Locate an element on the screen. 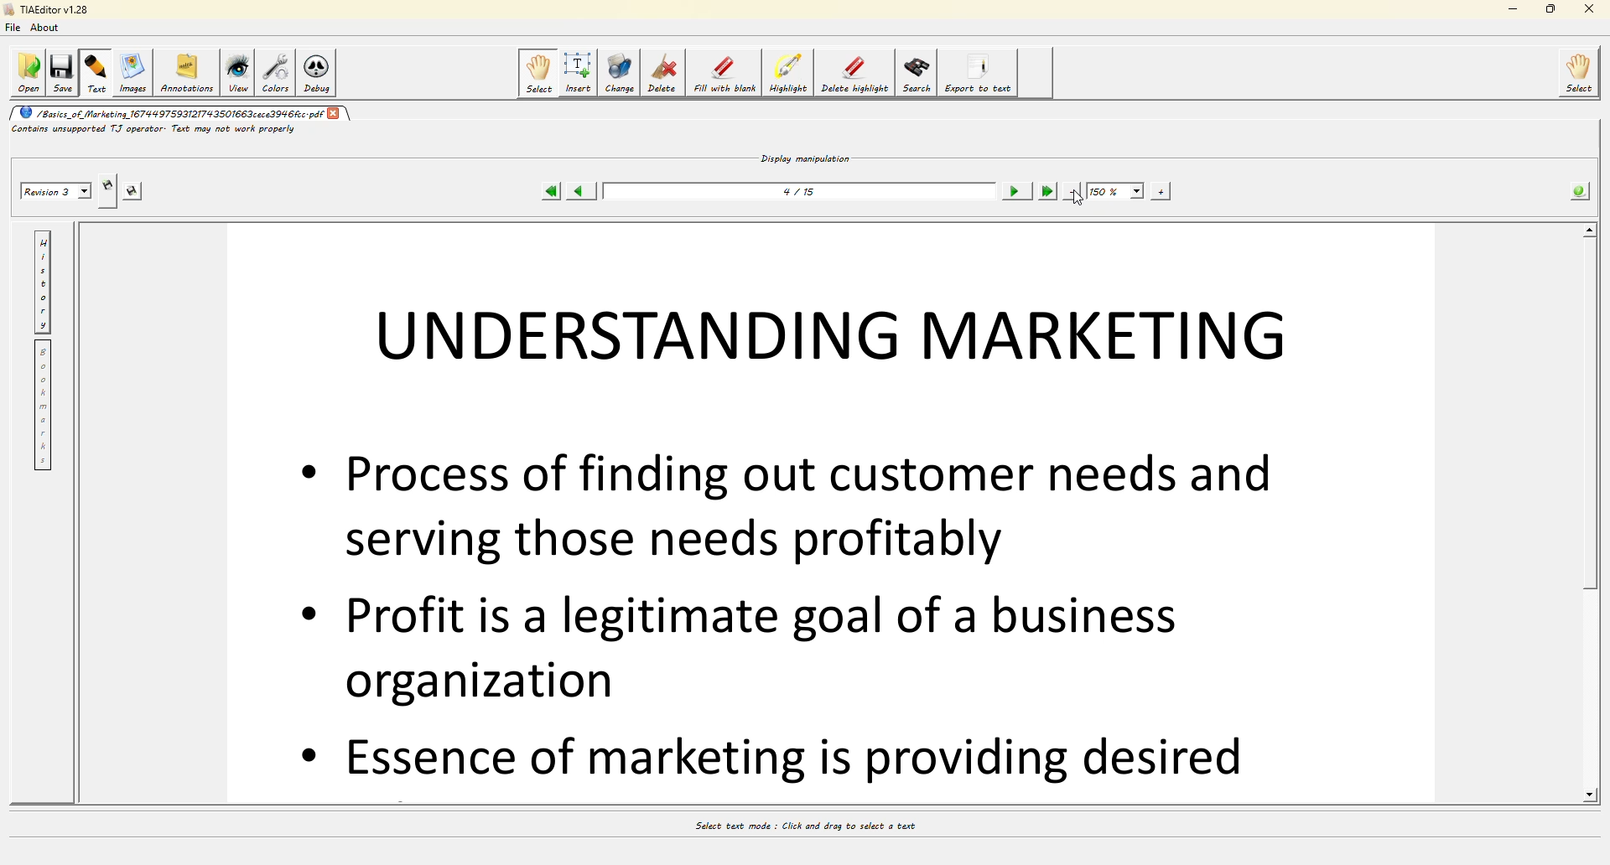 The height and width of the screenshot is (865, 1610). text is located at coordinates (96, 75).